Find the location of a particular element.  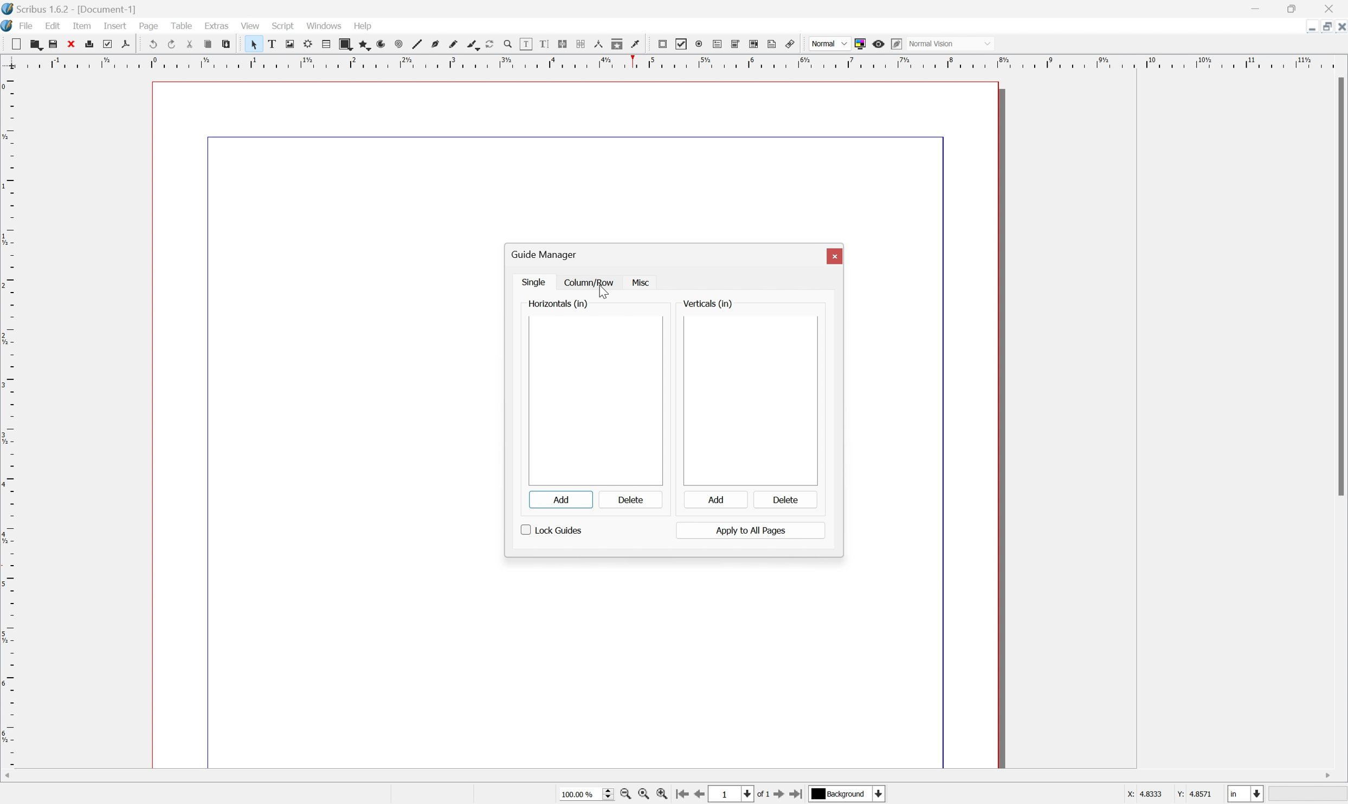

edit in preview mode is located at coordinates (898, 43).